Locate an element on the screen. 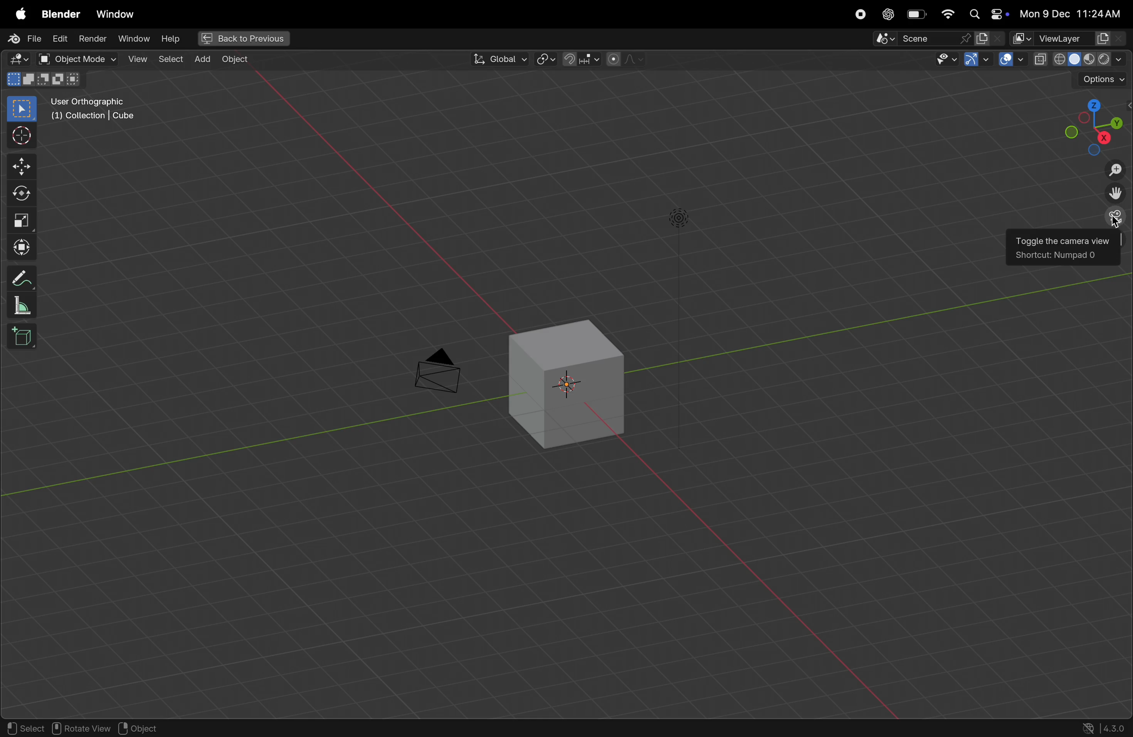 This screenshot has width=1133, height=737. options is located at coordinates (1099, 80).